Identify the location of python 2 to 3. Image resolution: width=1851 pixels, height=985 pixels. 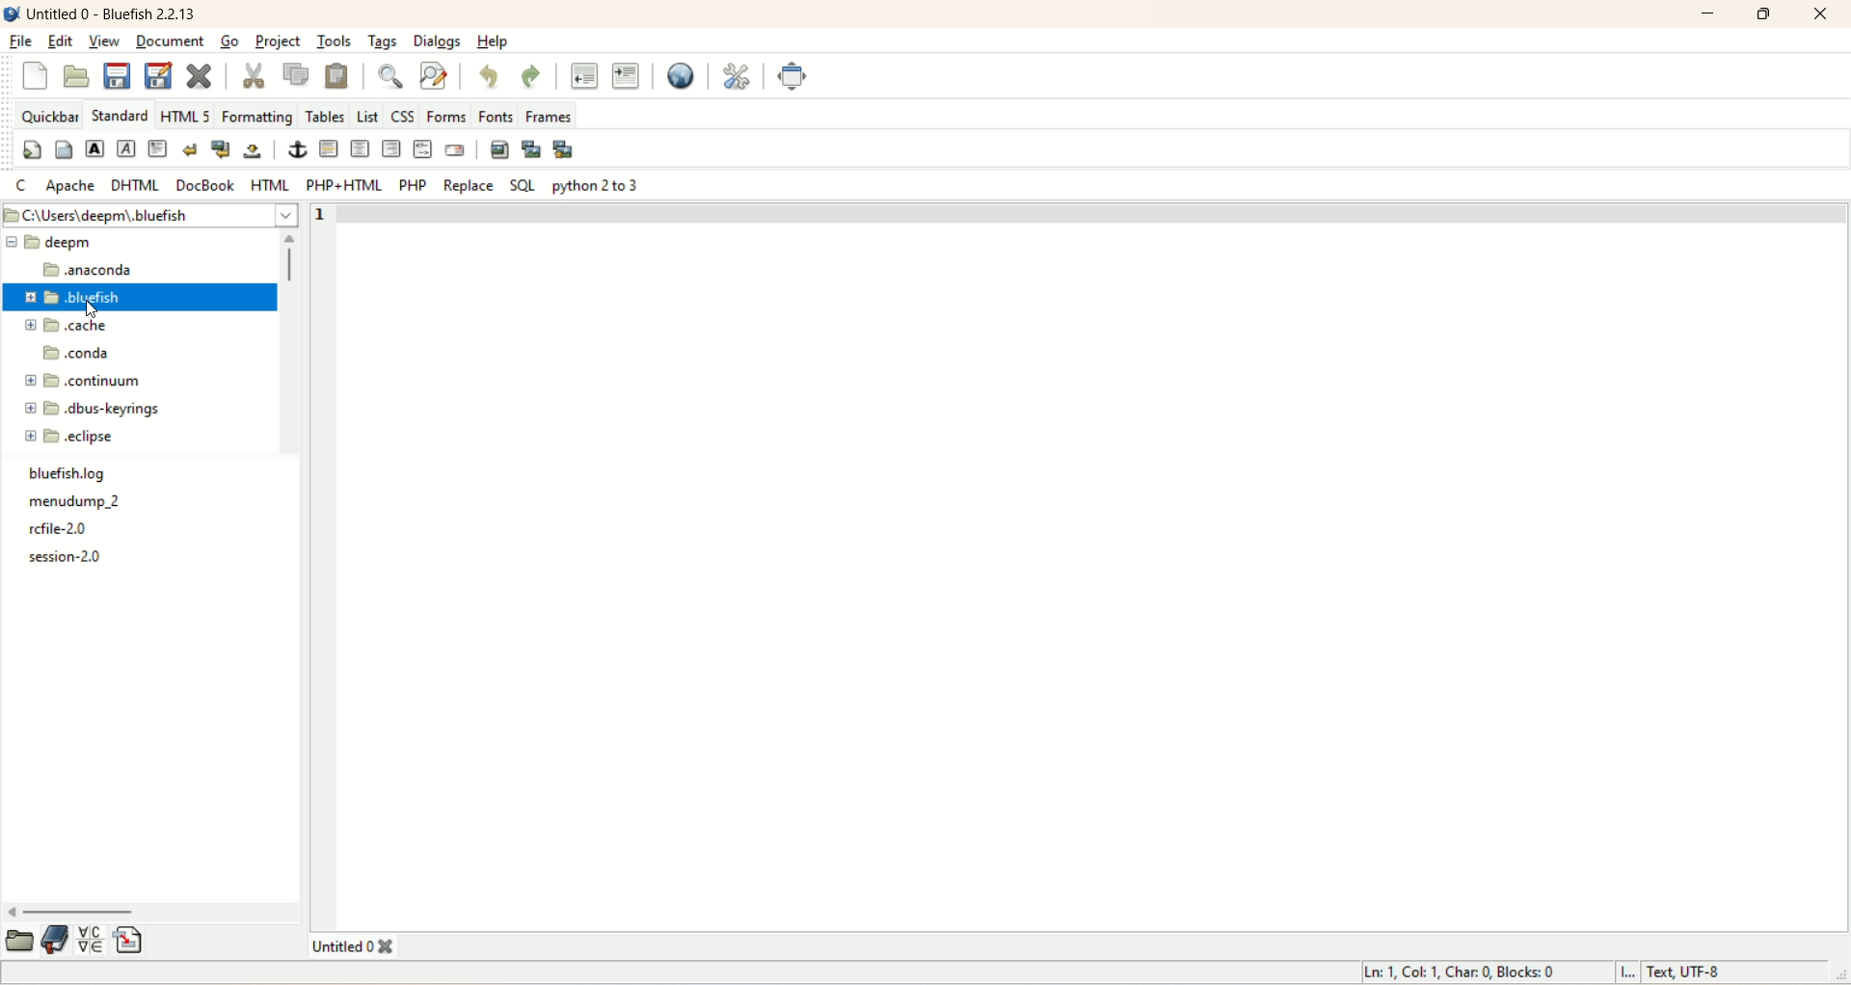
(595, 184).